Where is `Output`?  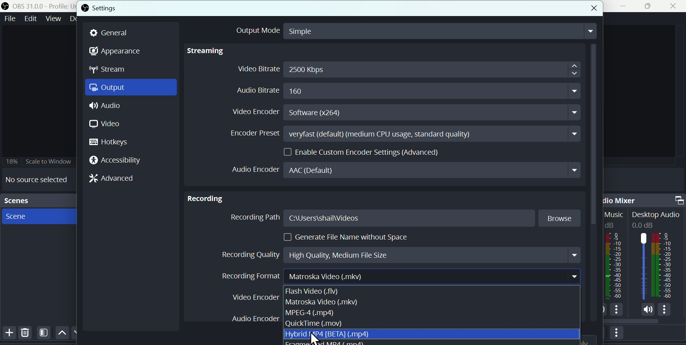 Output is located at coordinates (128, 87).